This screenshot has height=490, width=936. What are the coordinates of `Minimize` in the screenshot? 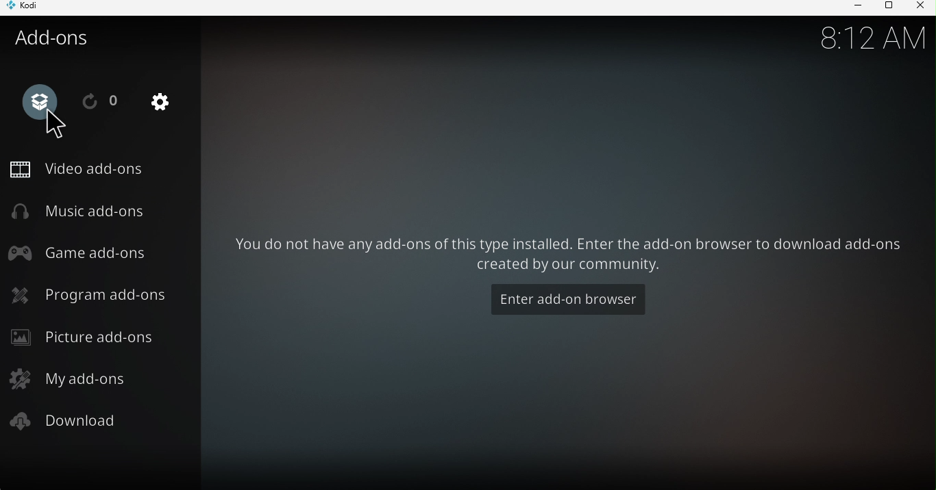 It's located at (854, 8).